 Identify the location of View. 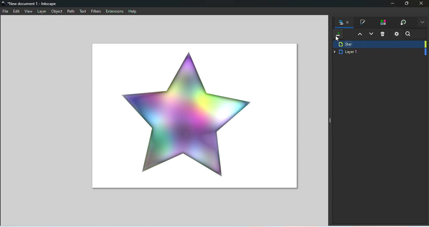
(30, 11).